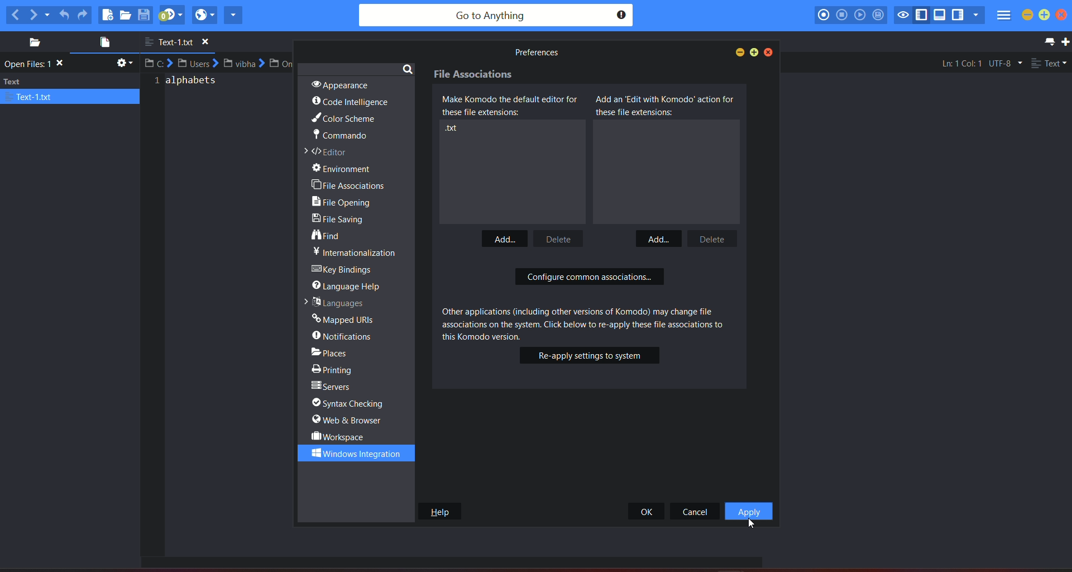 The image size is (1072, 572). What do you see at coordinates (348, 420) in the screenshot?
I see `web & browser` at bounding box center [348, 420].